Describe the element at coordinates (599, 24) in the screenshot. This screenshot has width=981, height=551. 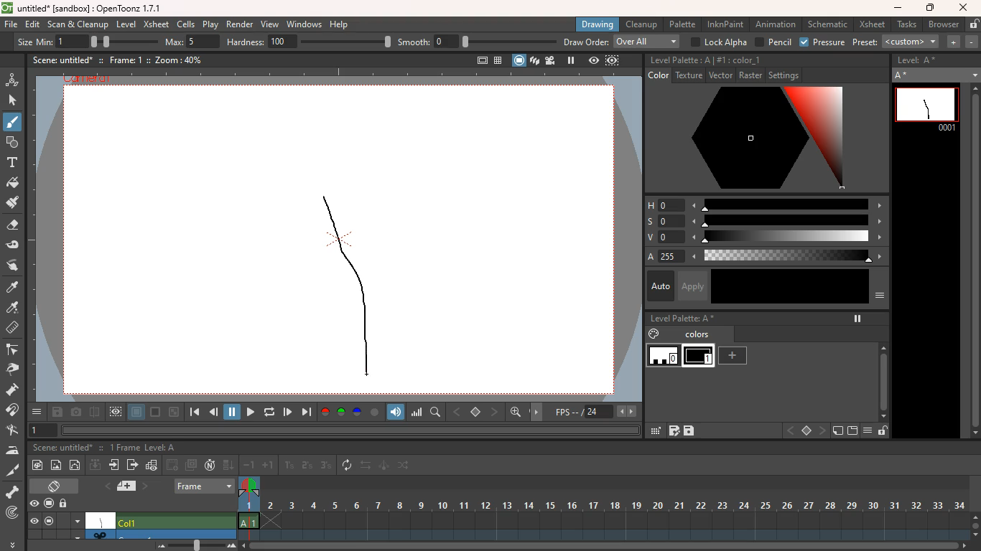
I see `drawing` at that location.